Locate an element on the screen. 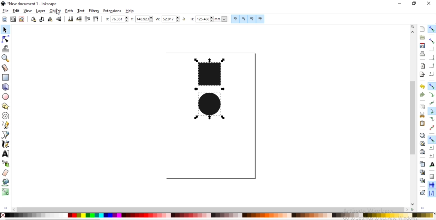 The image size is (436, 220). snap centers of bounding boxes is located at coordinates (431, 73).